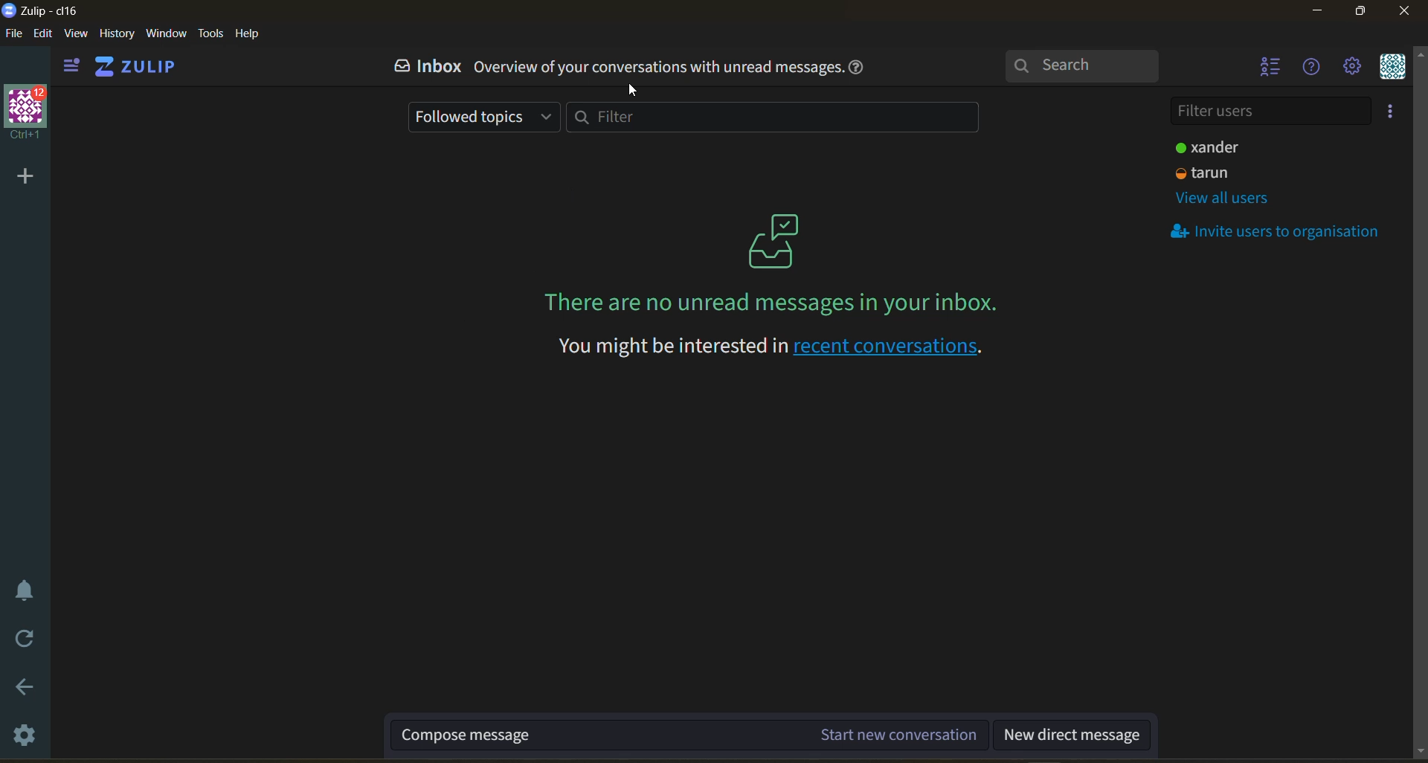 The width and height of the screenshot is (1428, 763). I want to click on personal menu, so click(1400, 66).